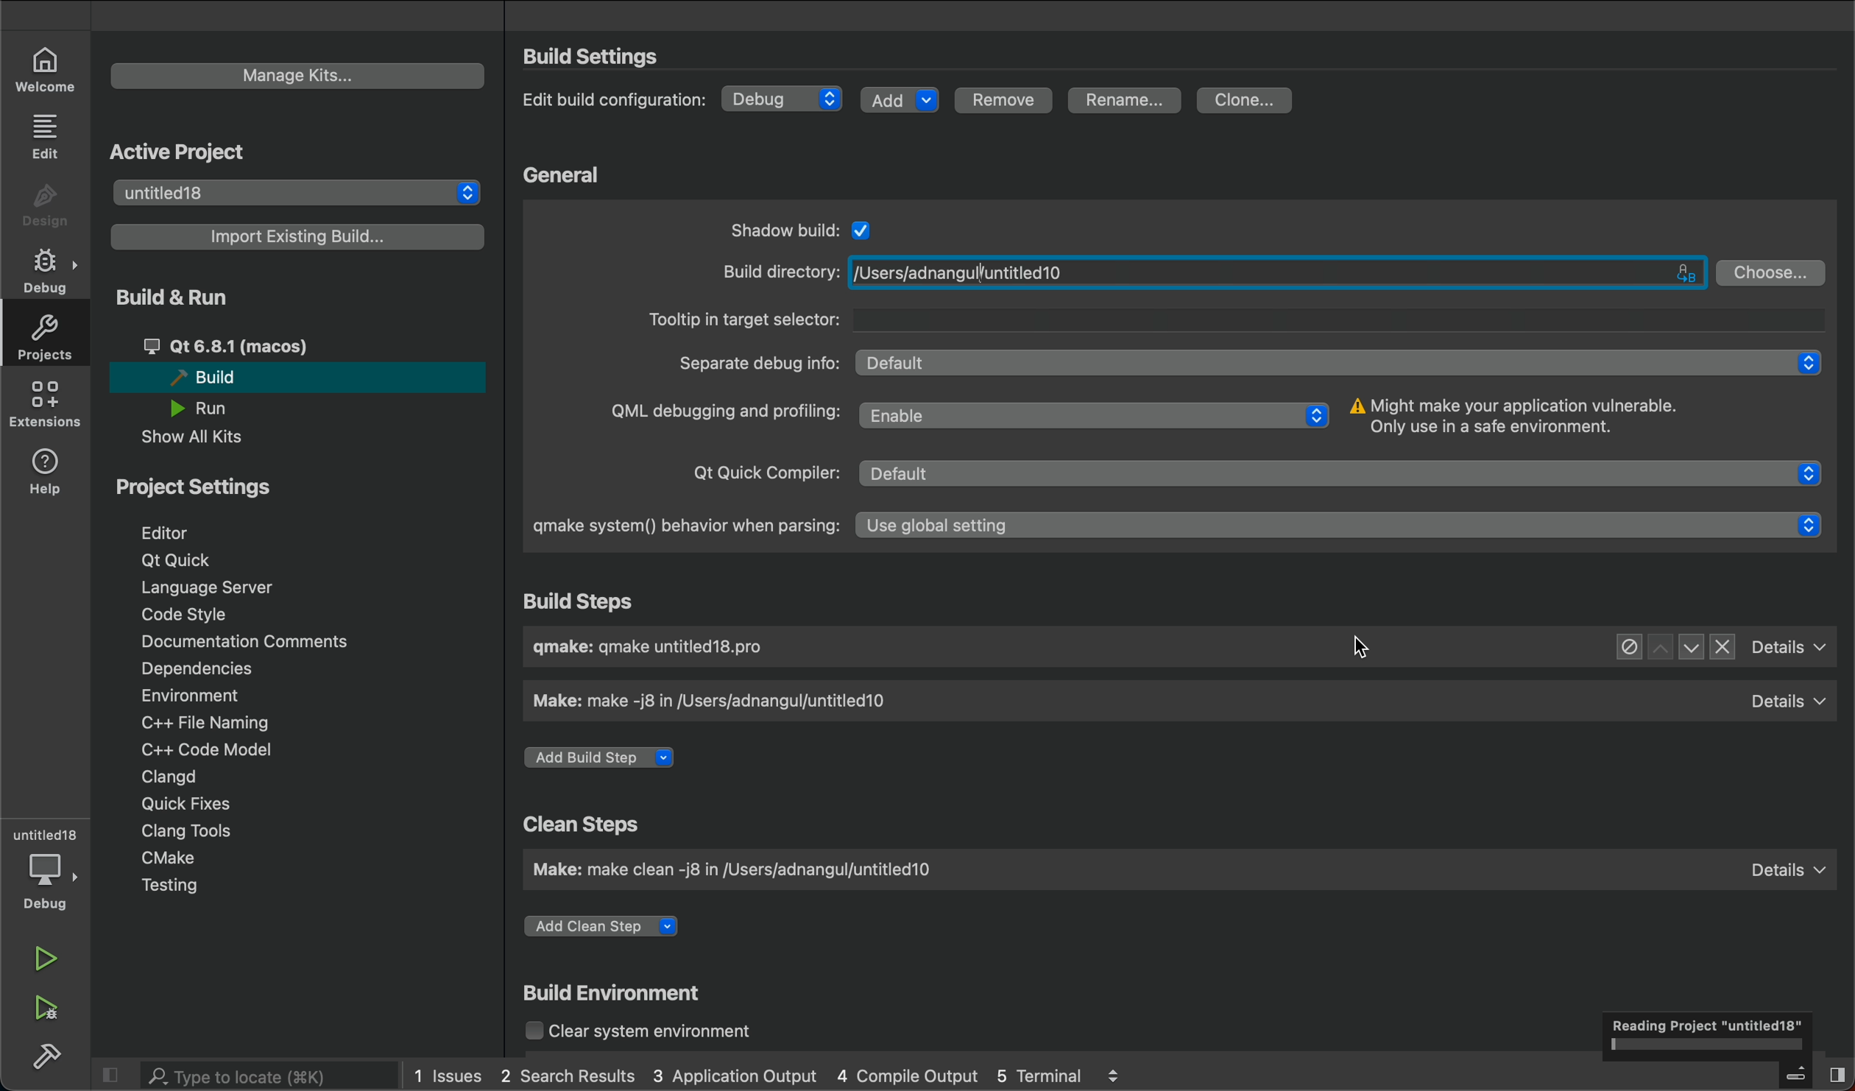  I want to click on C++ file naming, so click(202, 723).